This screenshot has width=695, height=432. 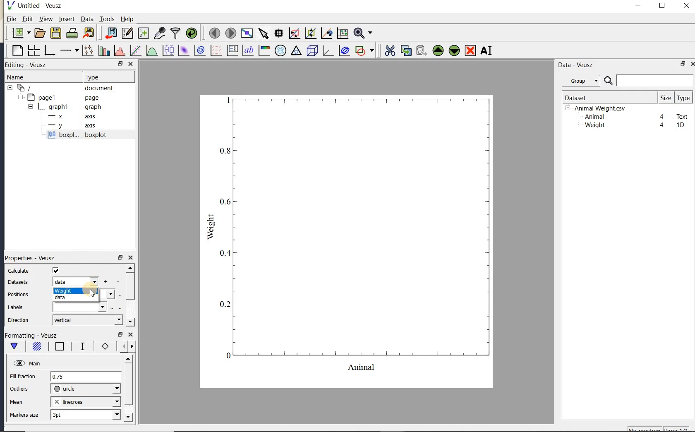 What do you see at coordinates (294, 34) in the screenshot?
I see `click or draw a rectangle to zoom graph axes` at bounding box center [294, 34].